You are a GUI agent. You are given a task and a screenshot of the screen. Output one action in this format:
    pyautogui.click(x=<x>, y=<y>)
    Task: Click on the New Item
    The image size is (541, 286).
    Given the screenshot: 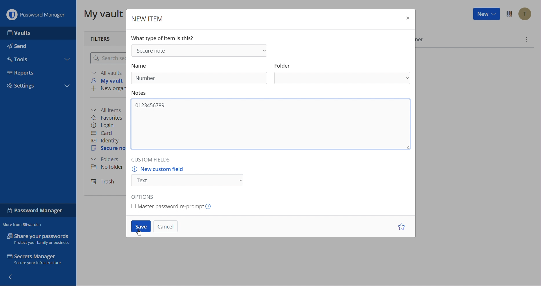 What is the action you would take?
    pyautogui.click(x=147, y=17)
    